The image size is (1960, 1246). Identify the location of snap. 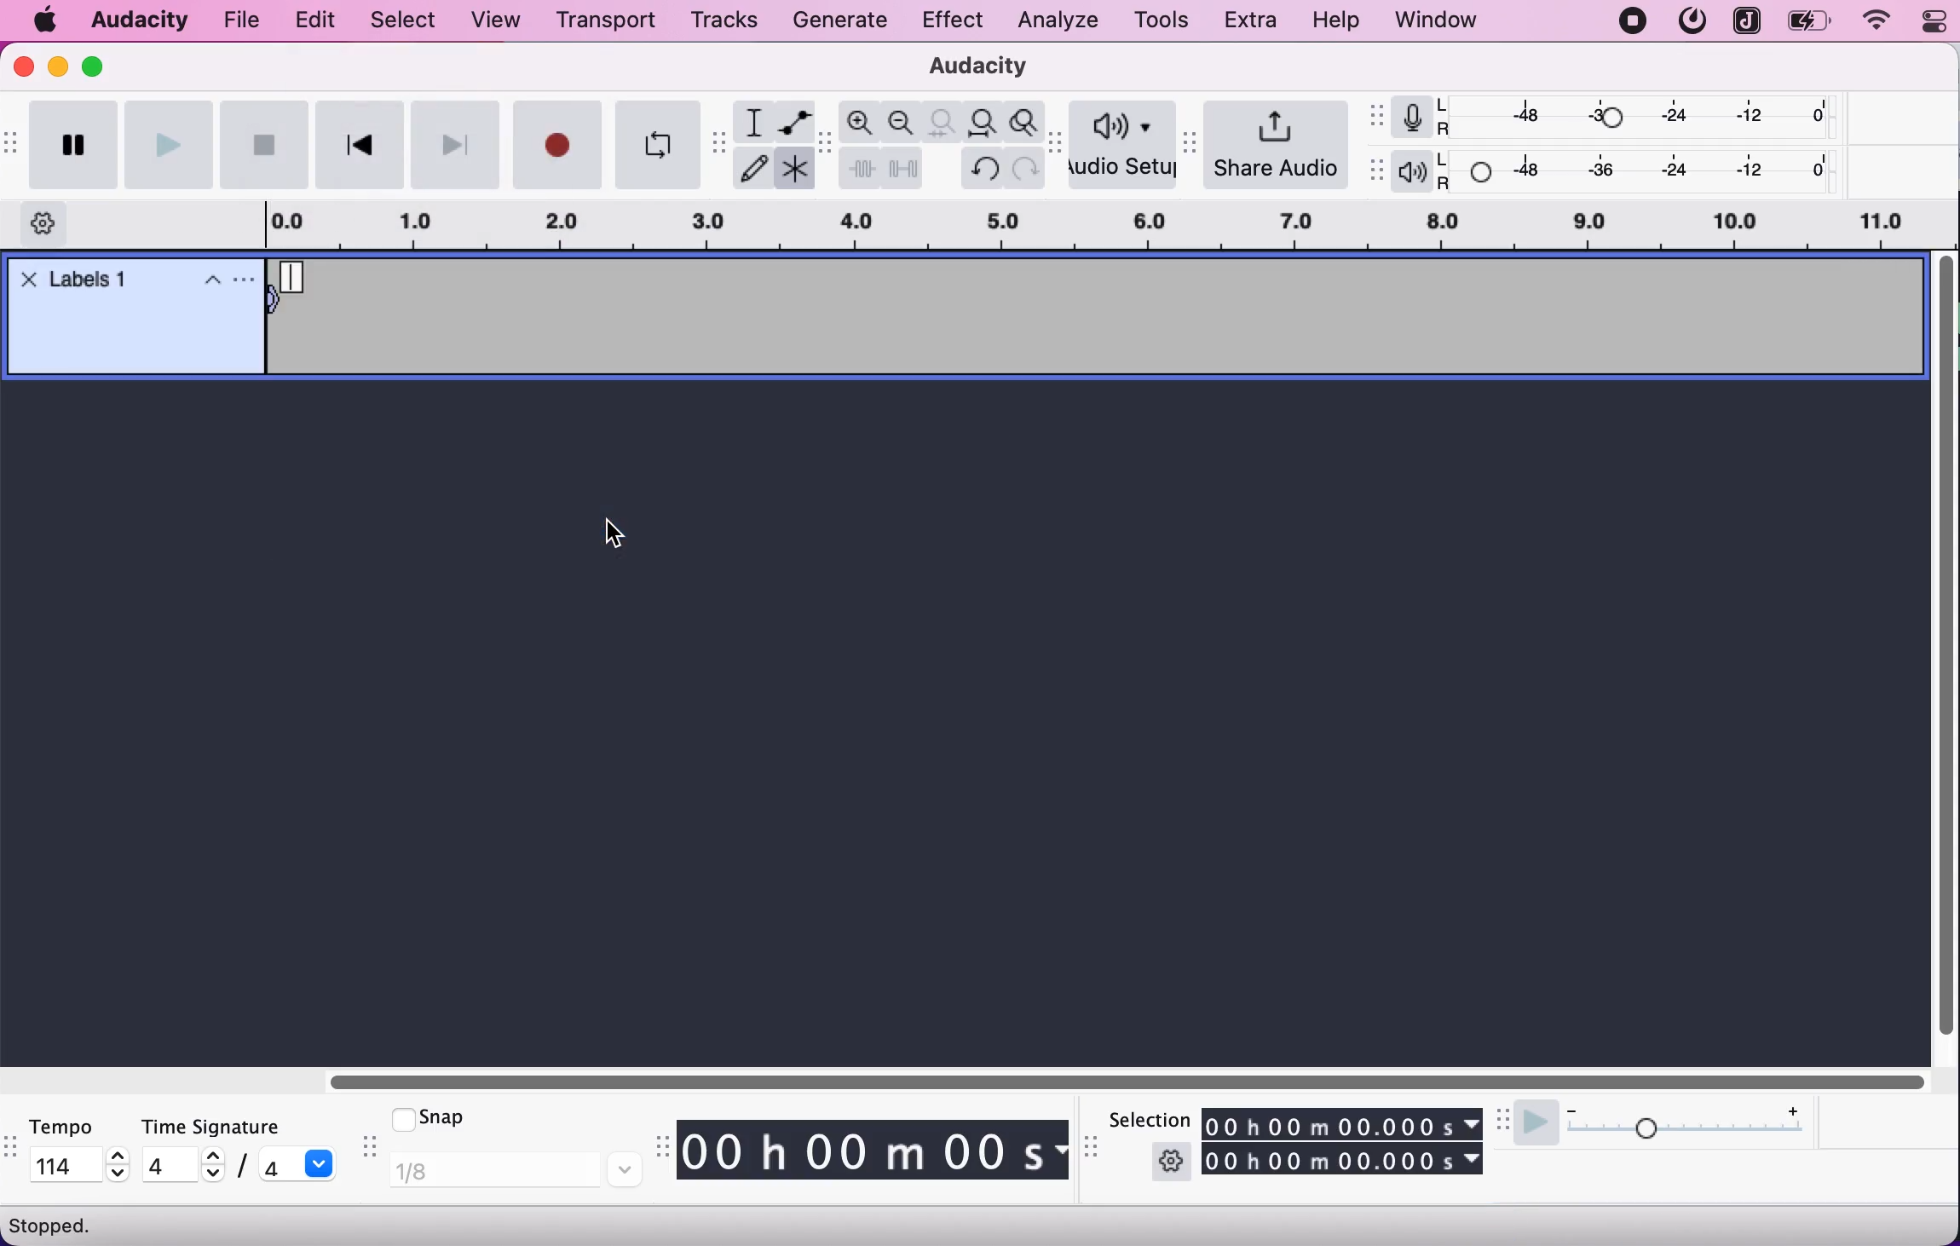
(463, 1118).